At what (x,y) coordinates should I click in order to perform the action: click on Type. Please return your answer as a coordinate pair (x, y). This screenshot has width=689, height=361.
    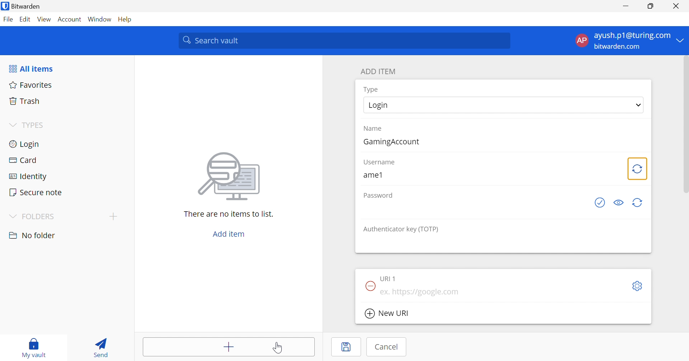
    Looking at the image, I should click on (373, 89).